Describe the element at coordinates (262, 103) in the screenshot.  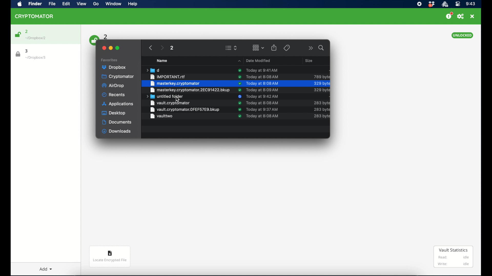
I see `date` at that location.